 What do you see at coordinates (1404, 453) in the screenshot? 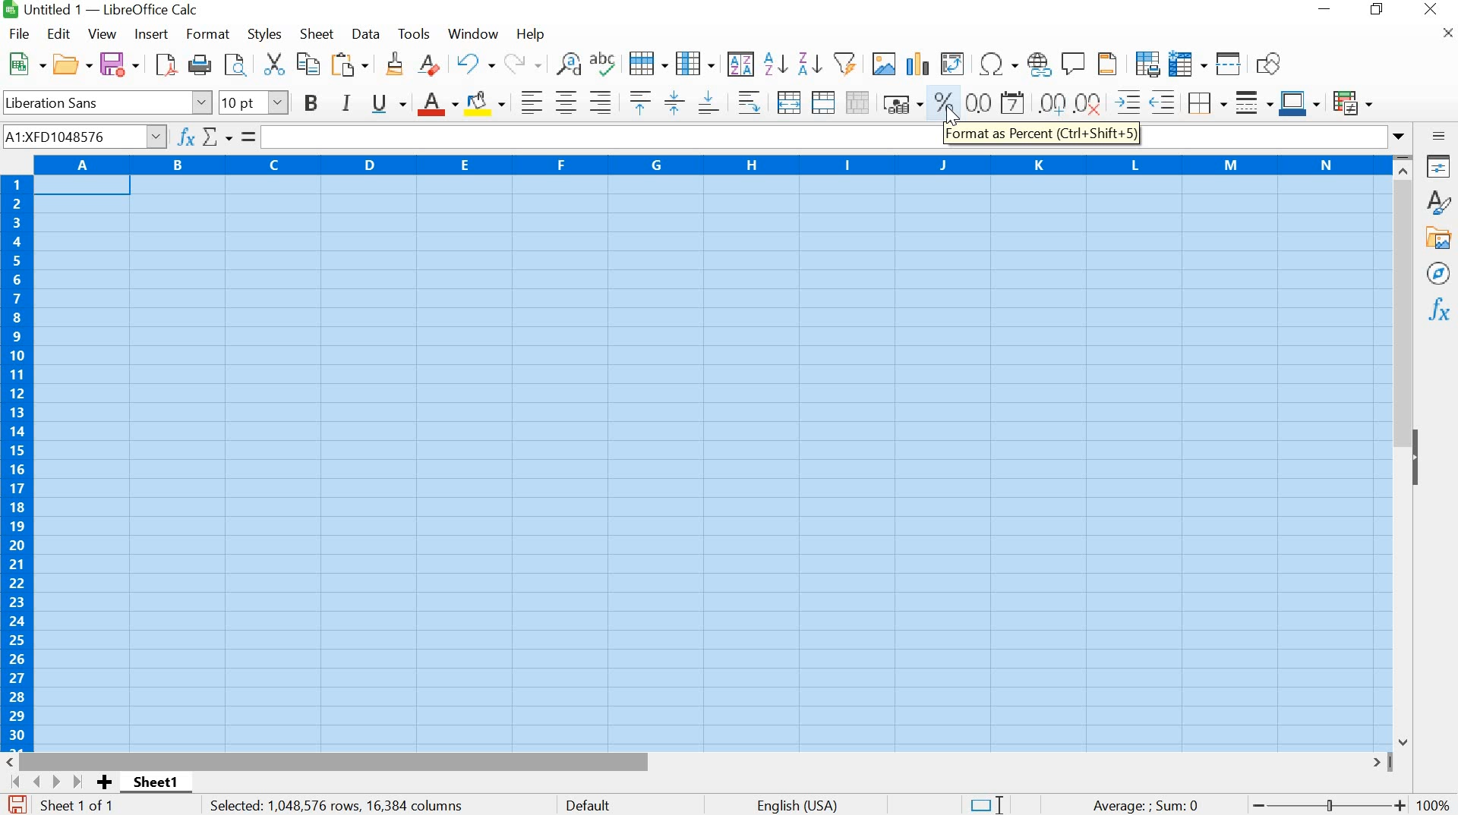
I see `SCROLLBAR` at bounding box center [1404, 453].